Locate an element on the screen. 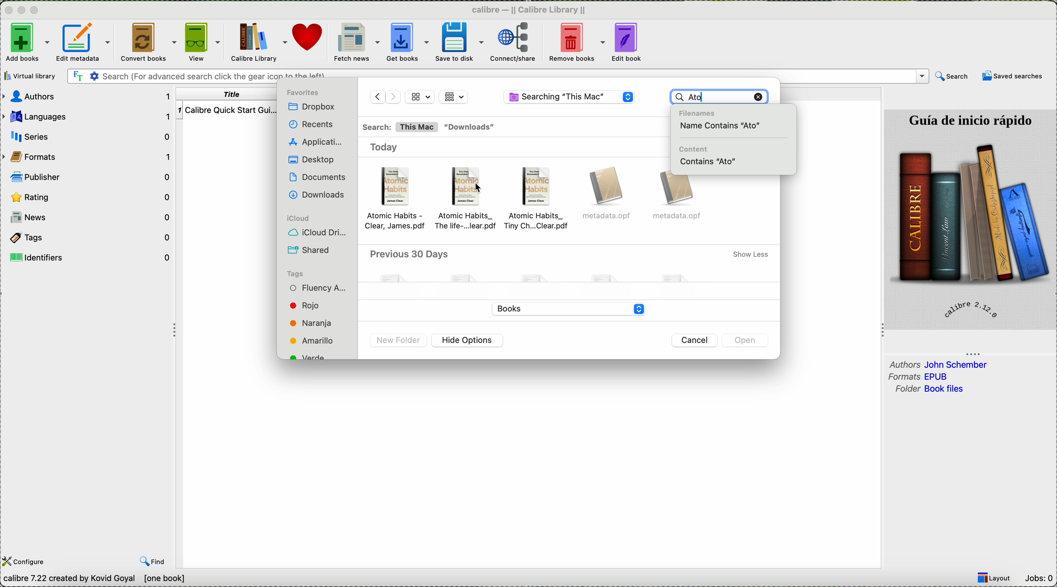 This screenshot has height=587, width=1057. title is located at coordinates (229, 94).